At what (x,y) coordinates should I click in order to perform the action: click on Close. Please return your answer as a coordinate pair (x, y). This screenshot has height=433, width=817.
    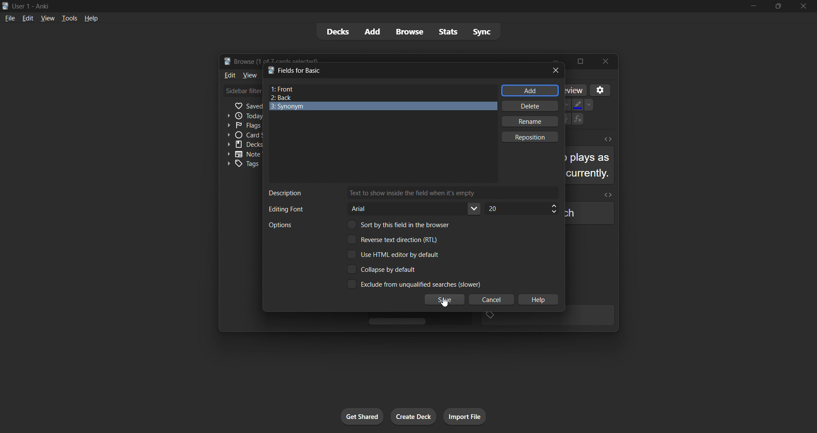
    Looking at the image, I should click on (607, 62).